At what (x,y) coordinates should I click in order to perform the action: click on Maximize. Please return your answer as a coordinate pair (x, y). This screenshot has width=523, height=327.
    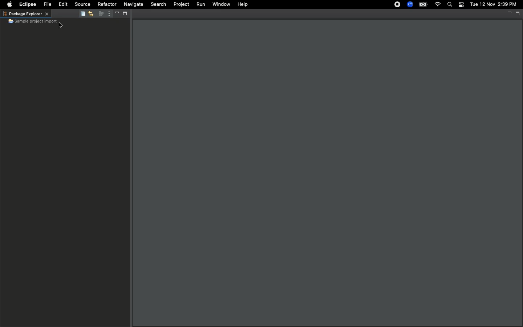
    Looking at the image, I should click on (124, 15).